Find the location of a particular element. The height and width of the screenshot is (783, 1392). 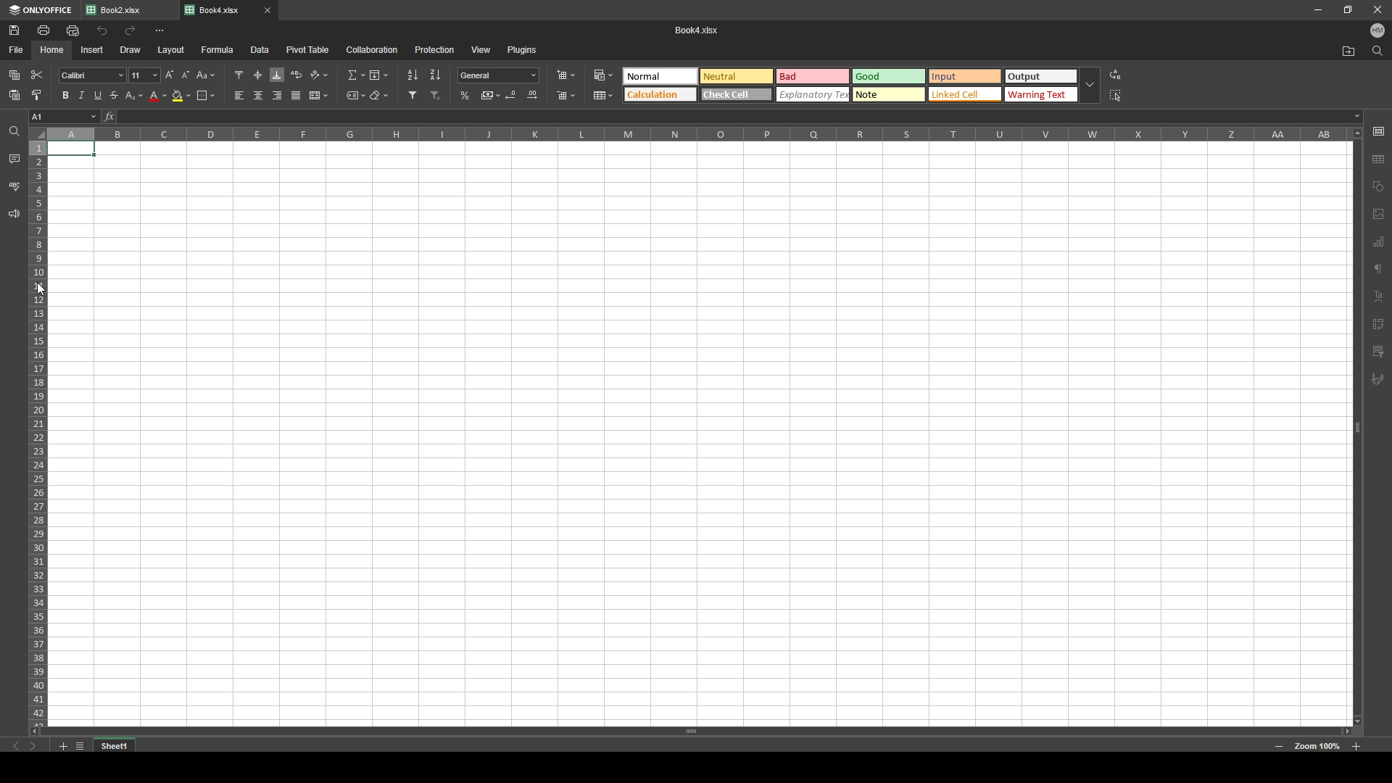

formula is located at coordinates (219, 49).